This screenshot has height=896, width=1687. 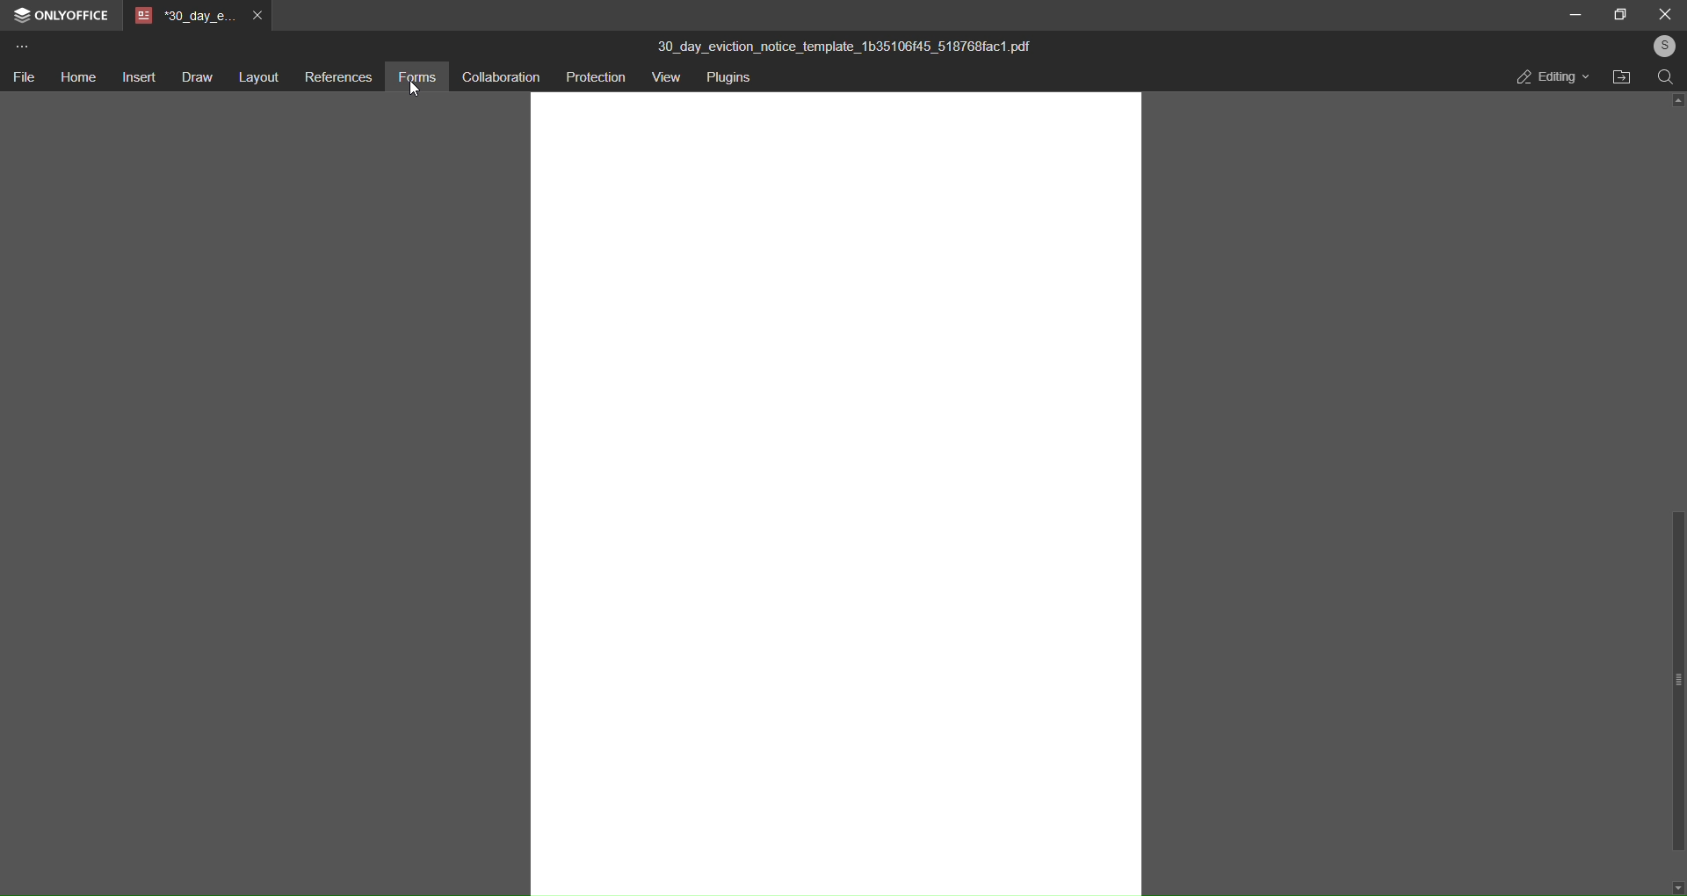 What do you see at coordinates (19, 45) in the screenshot?
I see `more` at bounding box center [19, 45].